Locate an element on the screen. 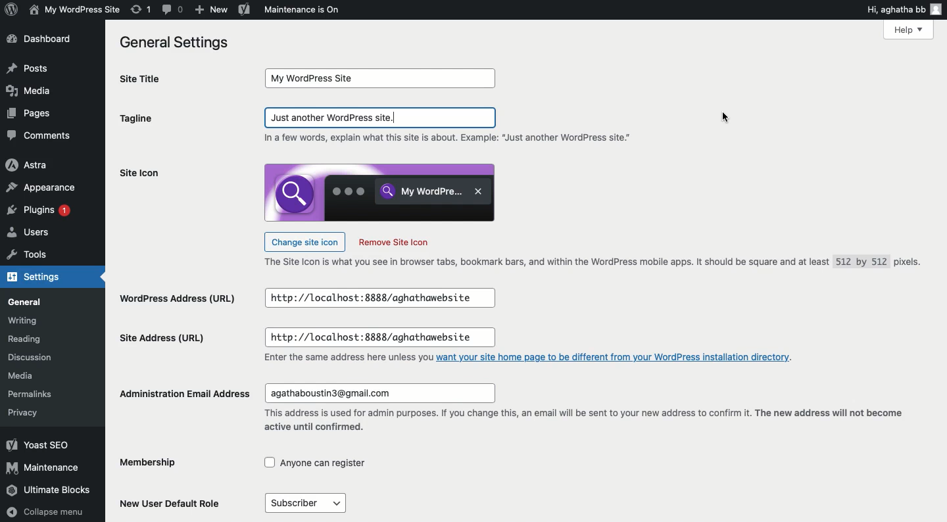 The width and height of the screenshot is (947, 522). icon image is located at coordinates (379, 192).